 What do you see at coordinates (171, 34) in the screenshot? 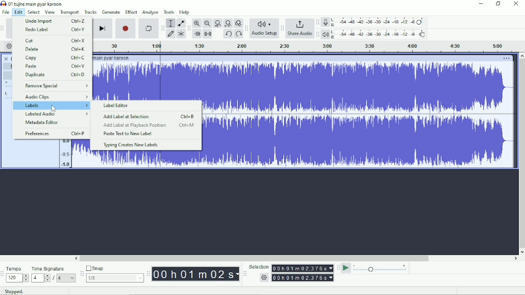
I see `Draw tool` at bounding box center [171, 34].